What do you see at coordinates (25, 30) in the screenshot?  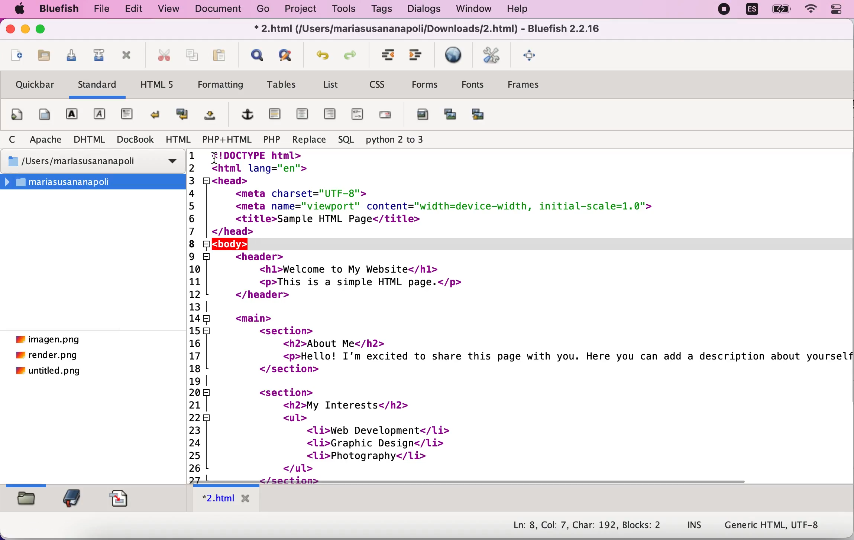 I see `minimize` at bounding box center [25, 30].